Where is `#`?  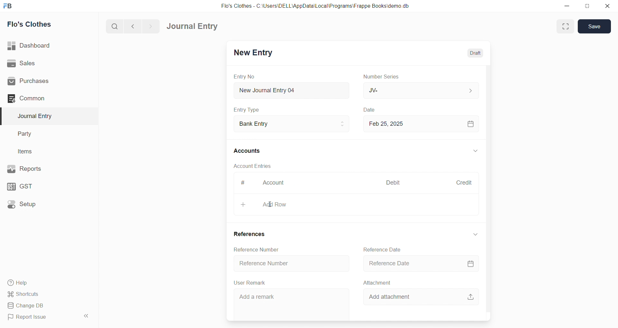
# is located at coordinates (243, 183).